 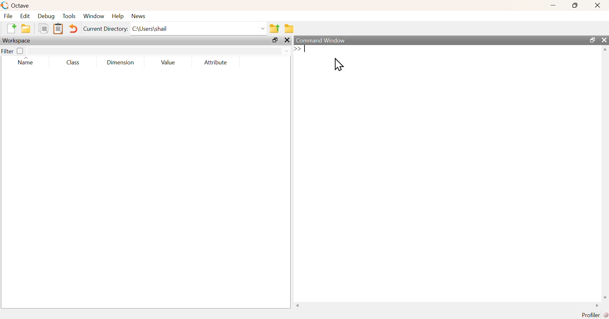 What do you see at coordinates (597, 5) in the screenshot?
I see `Close` at bounding box center [597, 5].